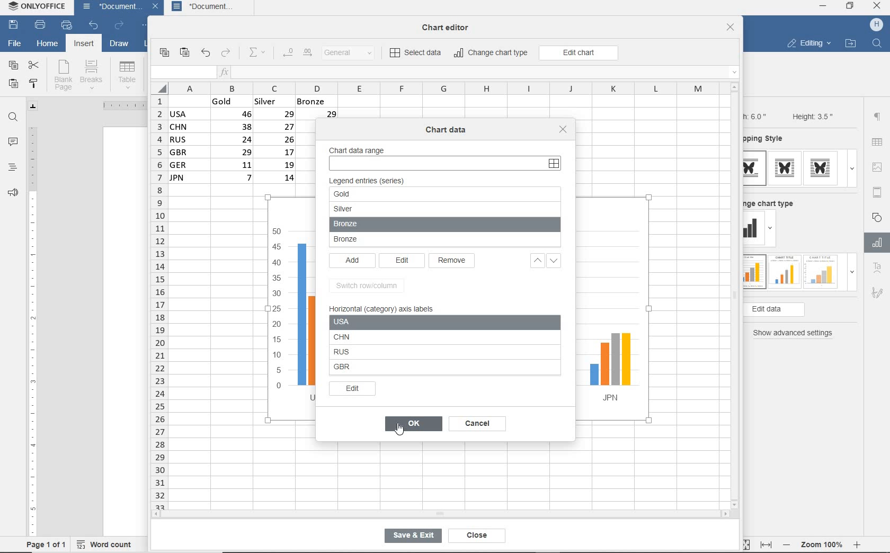 This screenshot has width=890, height=553. I want to click on add, so click(352, 262).